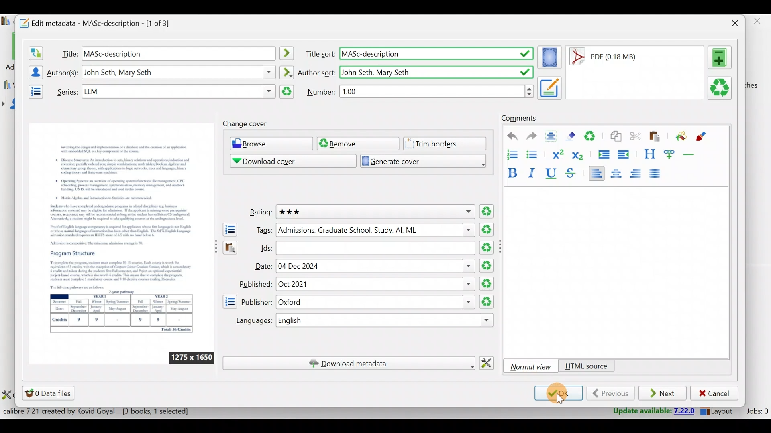  I want to click on Clear all tags, so click(488, 229).